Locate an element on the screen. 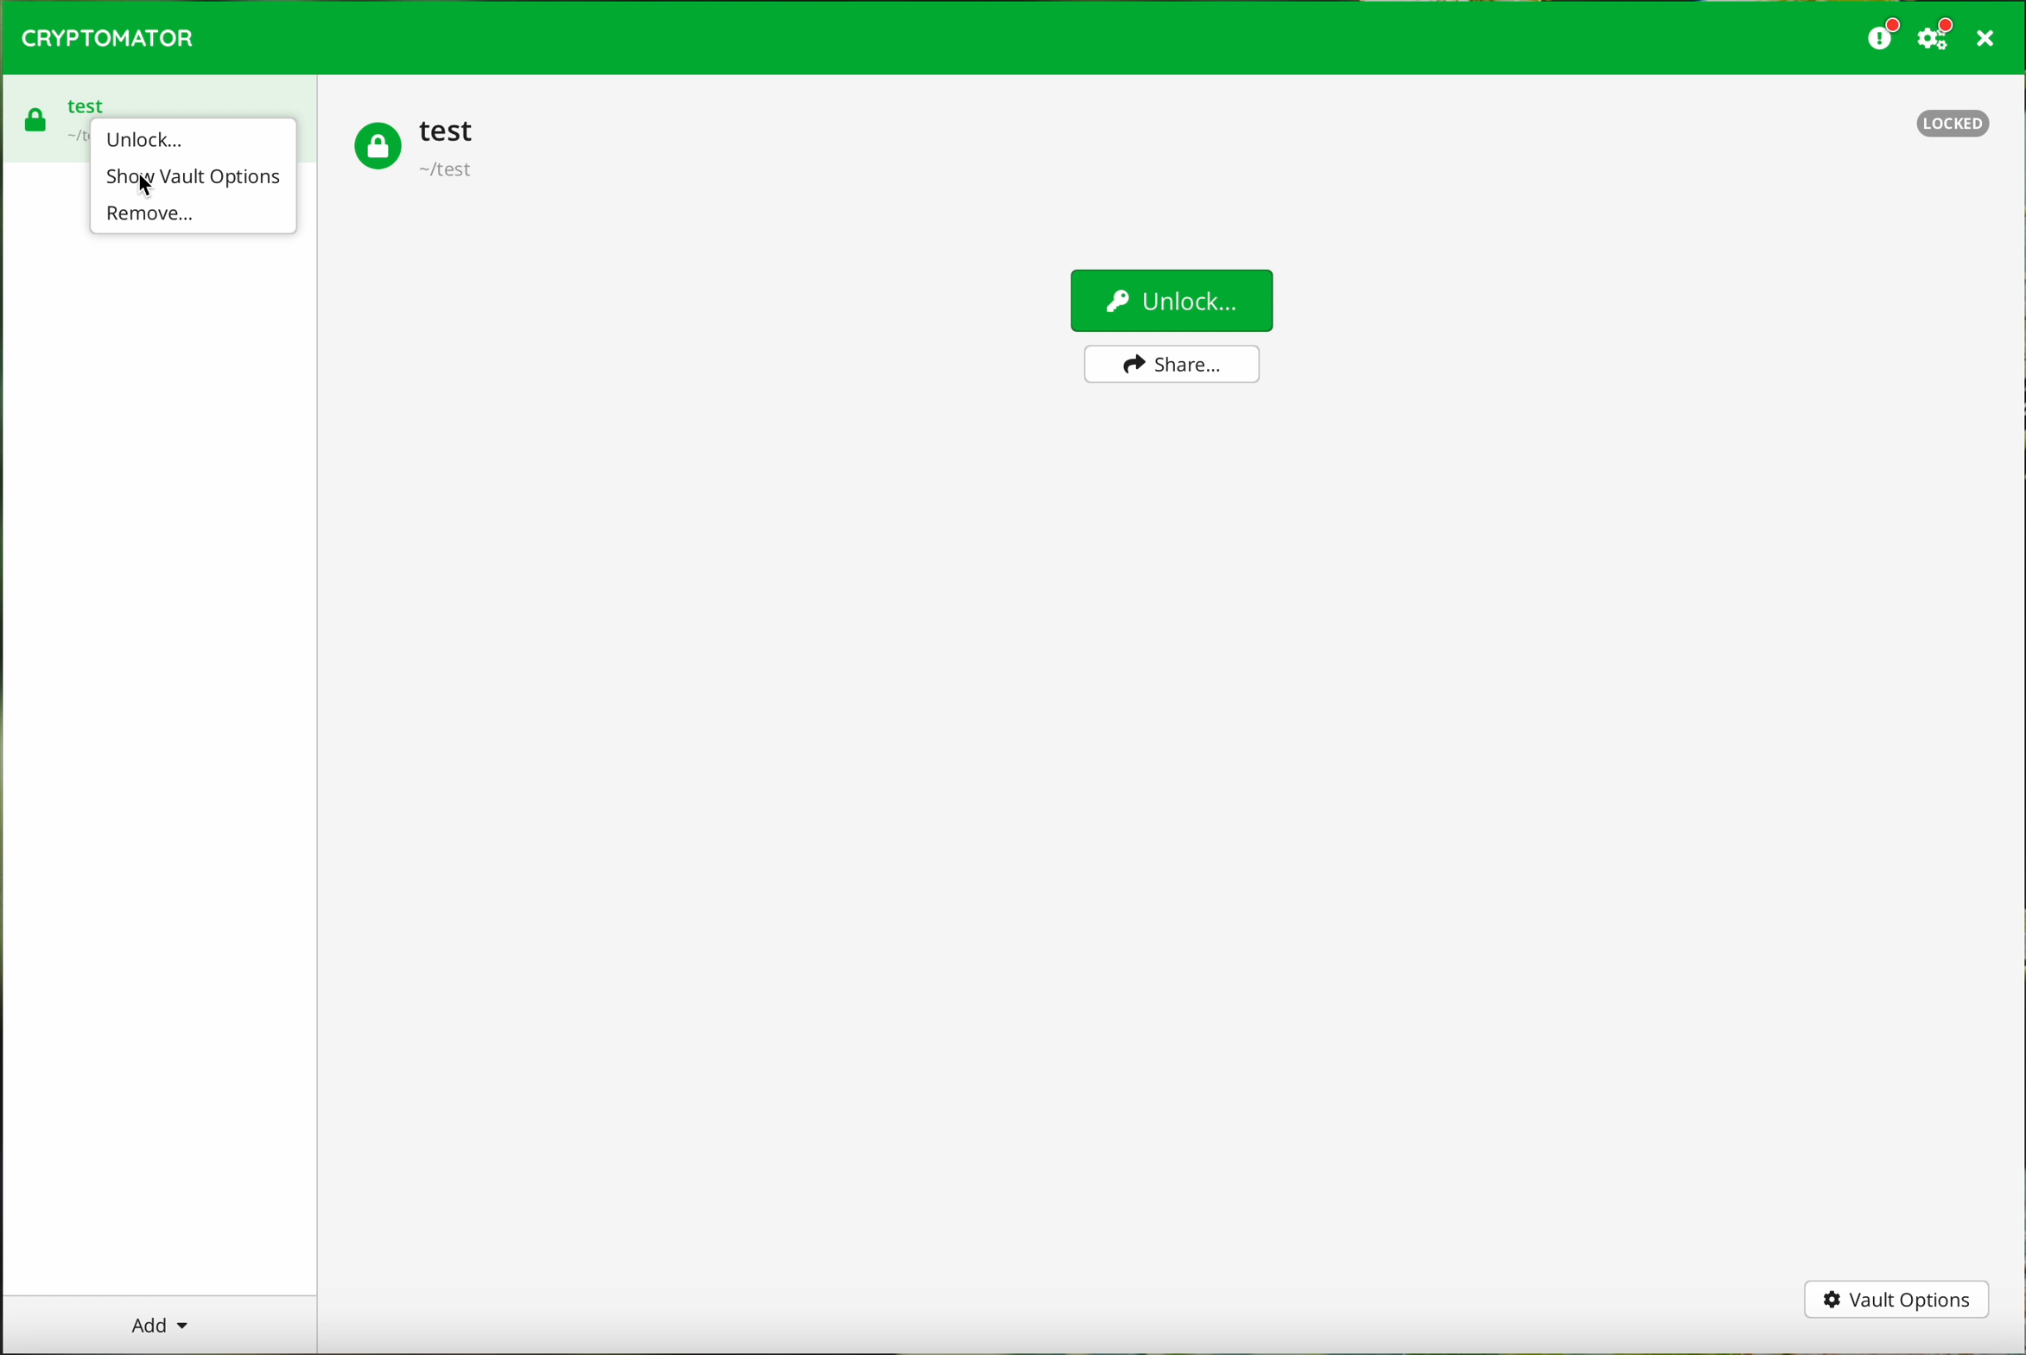 The height and width of the screenshot is (1355, 2026). vault options is located at coordinates (1896, 1301).